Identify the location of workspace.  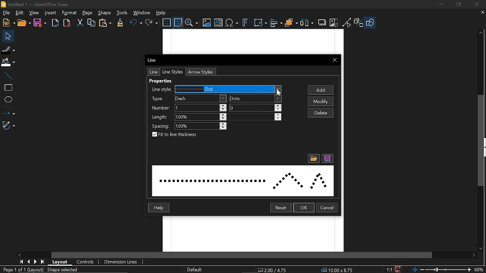
(252, 234).